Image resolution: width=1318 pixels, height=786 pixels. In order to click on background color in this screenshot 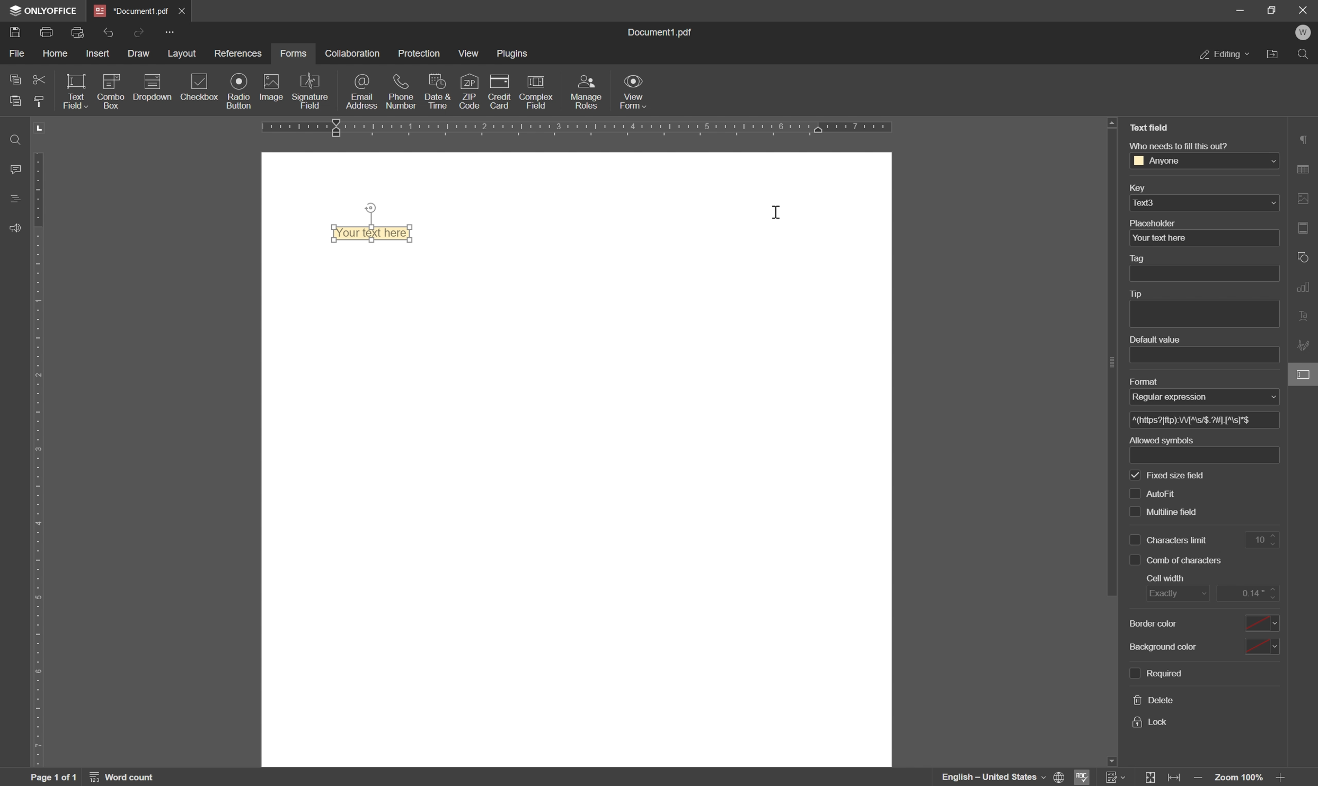, I will do `click(1162, 624)`.